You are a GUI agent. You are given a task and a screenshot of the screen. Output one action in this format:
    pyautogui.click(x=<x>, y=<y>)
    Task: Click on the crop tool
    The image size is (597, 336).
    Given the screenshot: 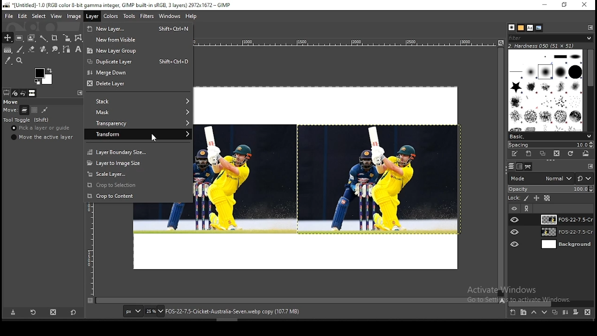 What is the action you would take?
    pyautogui.click(x=65, y=38)
    